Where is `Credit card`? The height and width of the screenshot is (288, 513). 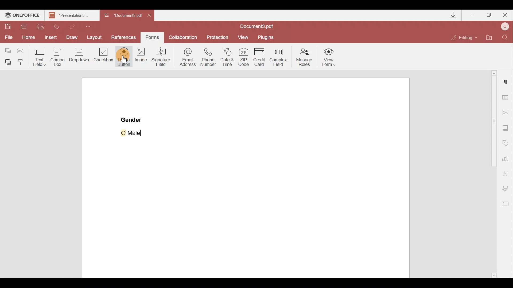
Credit card is located at coordinates (259, 56).